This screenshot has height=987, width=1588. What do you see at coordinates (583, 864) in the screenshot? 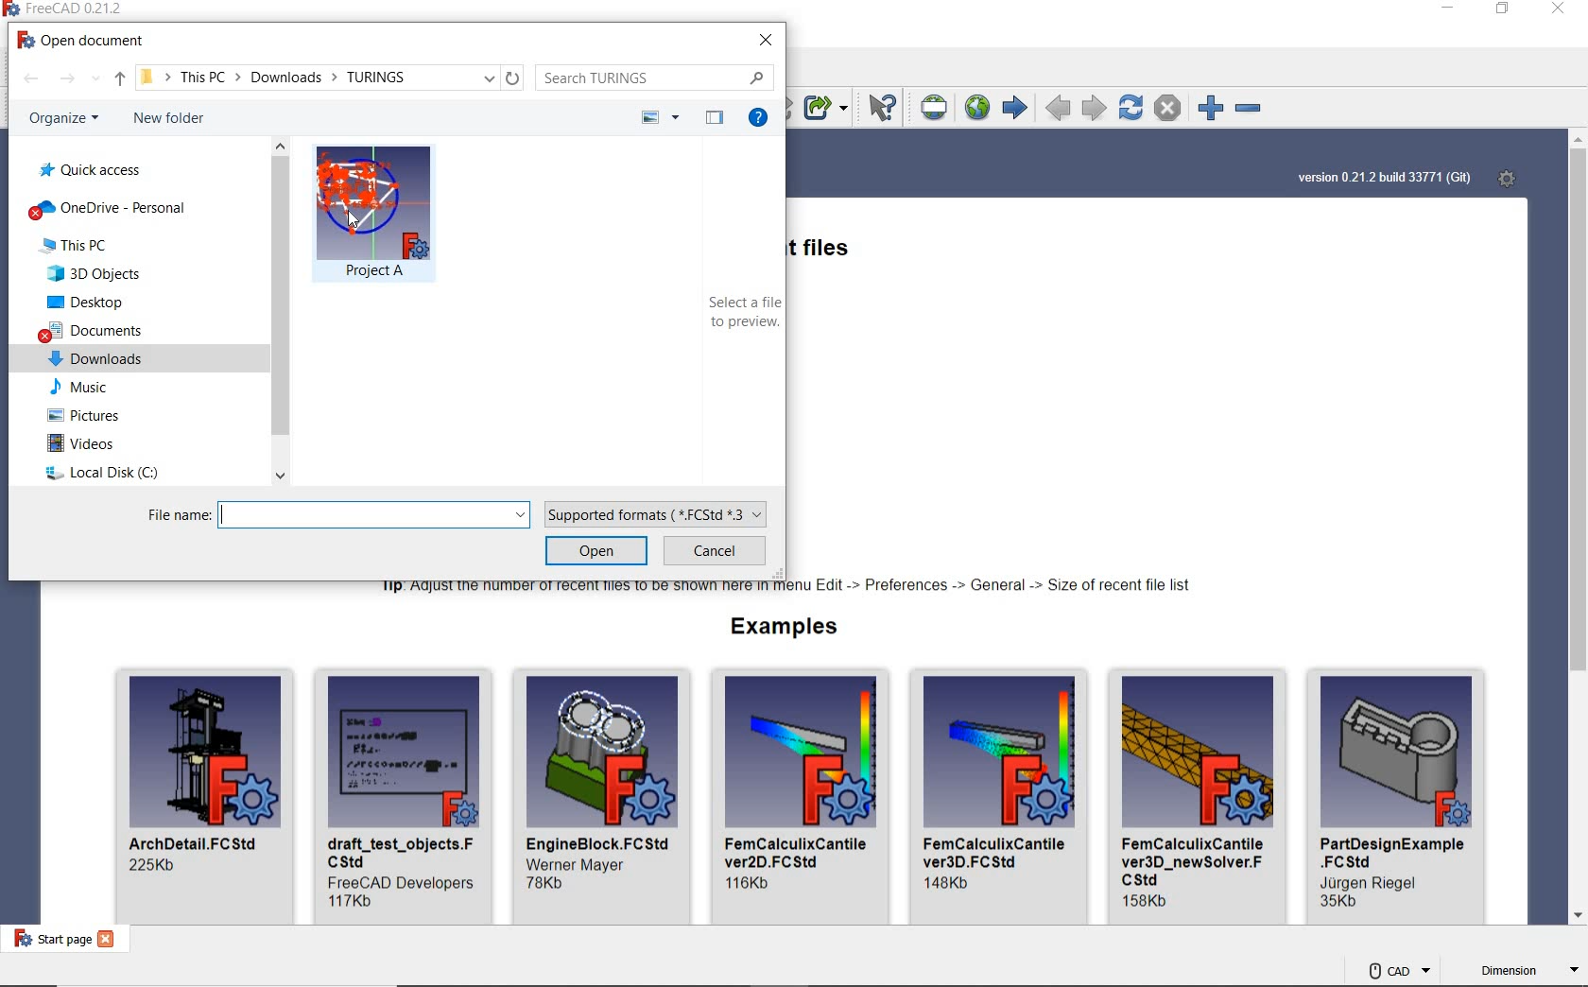
I see `dev name` at bounding box center [583, 864].